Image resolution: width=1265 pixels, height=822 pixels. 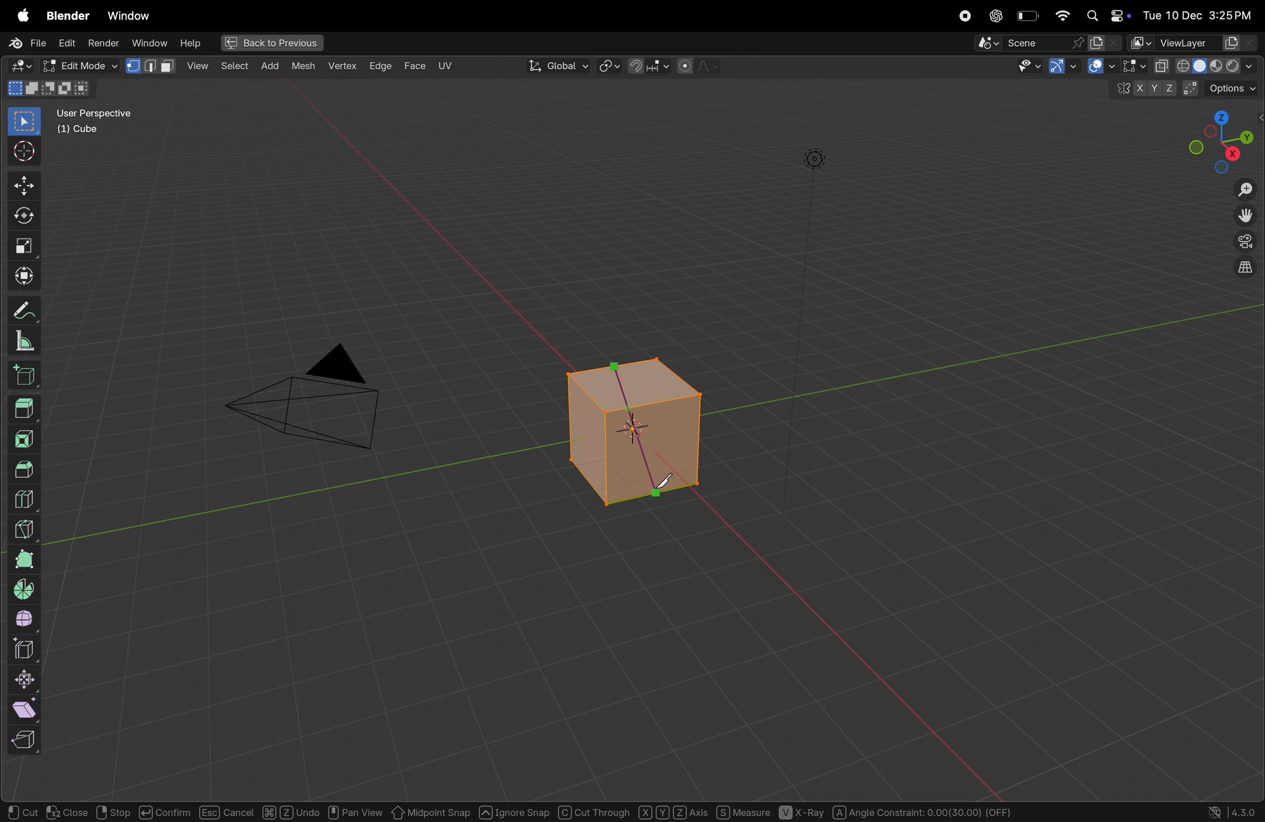 What do you see at coordinates (1027, 16) in the screenshot?
I see `battery` at bounding box center [1027, 16].